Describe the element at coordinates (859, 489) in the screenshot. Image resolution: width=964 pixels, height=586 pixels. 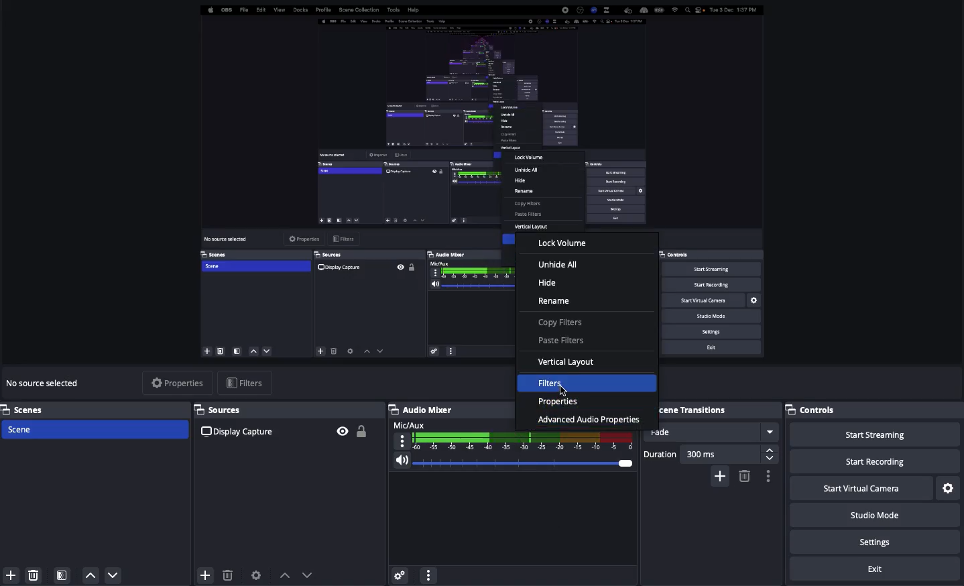
I see `Start virtual camera` at that location.